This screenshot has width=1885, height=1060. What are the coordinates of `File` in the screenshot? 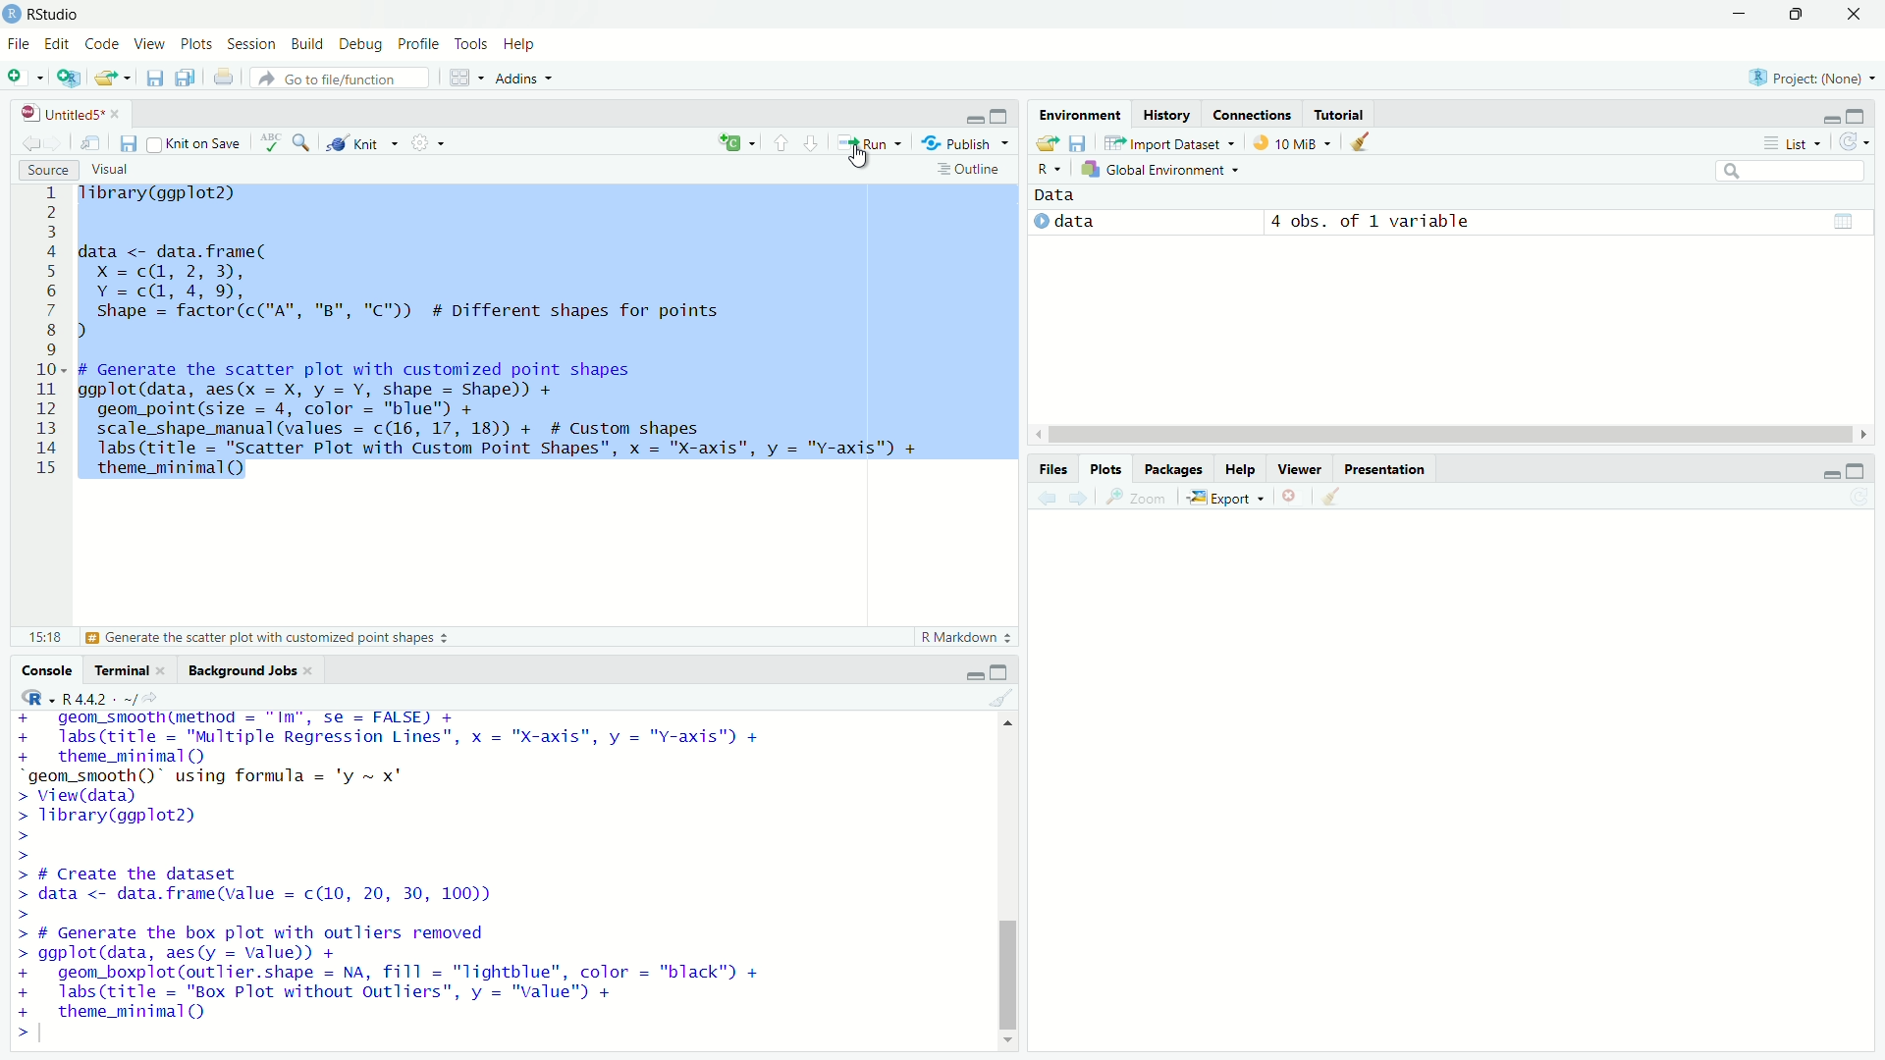 It's located at (19, 43).